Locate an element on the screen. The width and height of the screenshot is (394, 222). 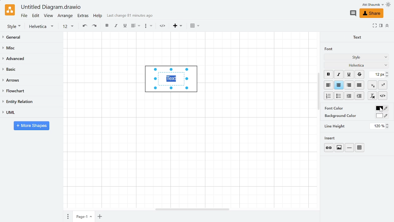
Misc is located at coordinates (32, 49).